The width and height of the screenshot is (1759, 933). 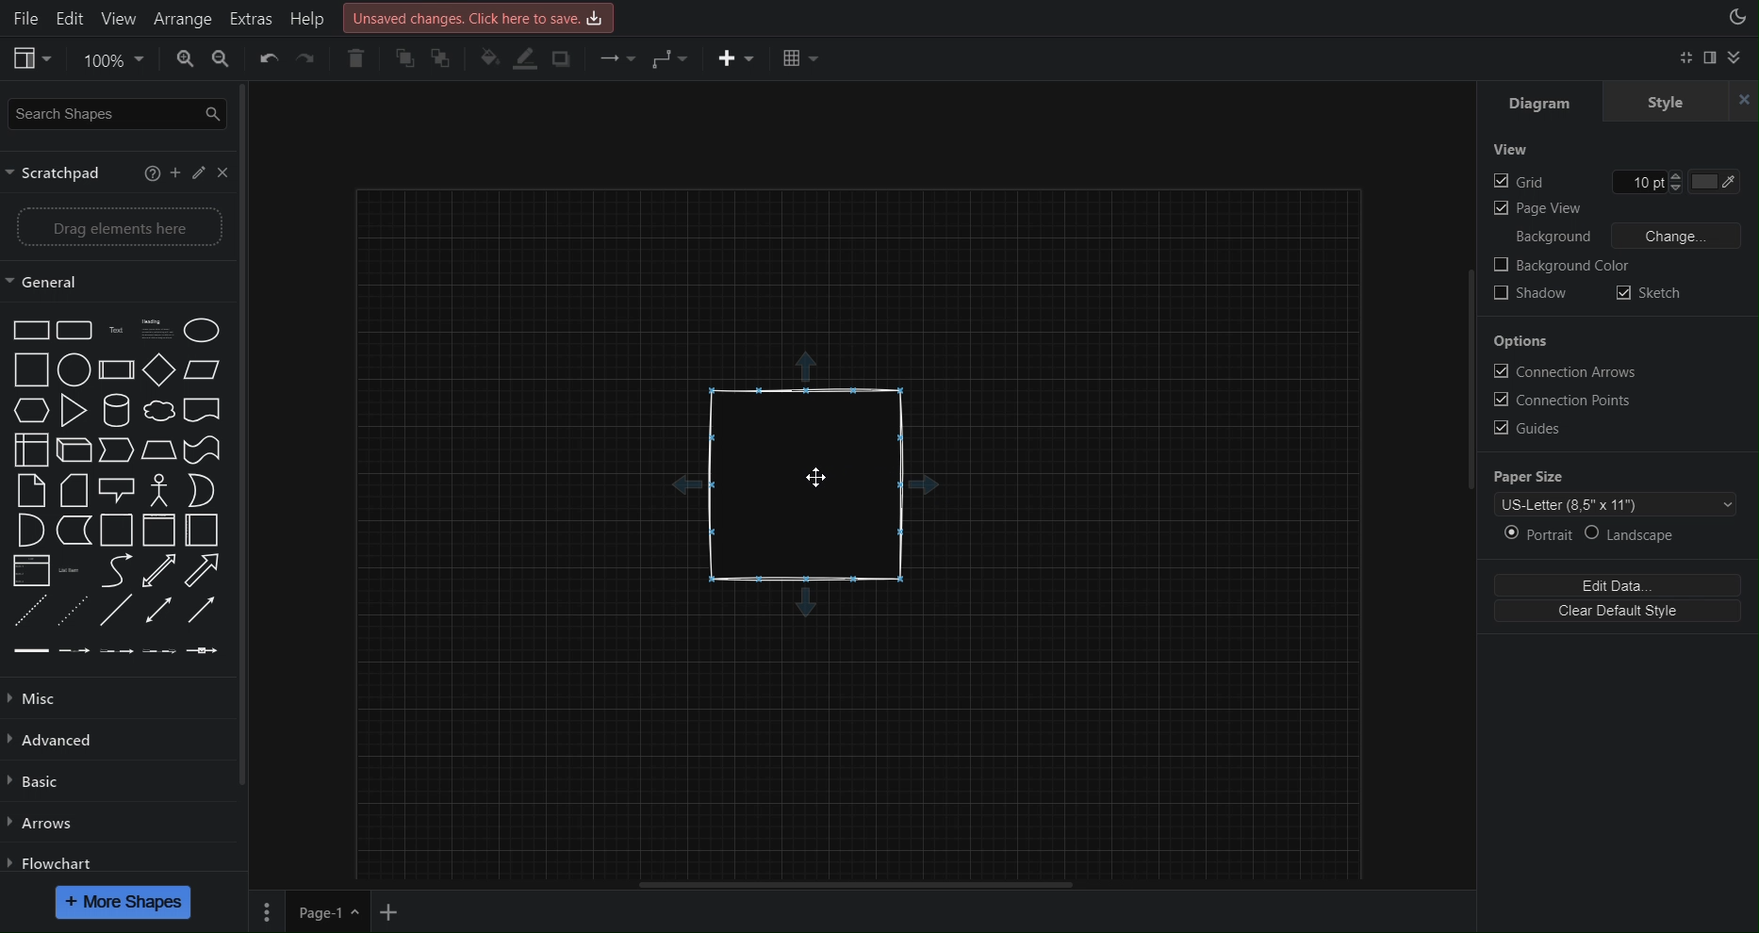 What do you see at coordinates (23, 16) in the screenshot?
I see `File` at bounding box center [23, 16].